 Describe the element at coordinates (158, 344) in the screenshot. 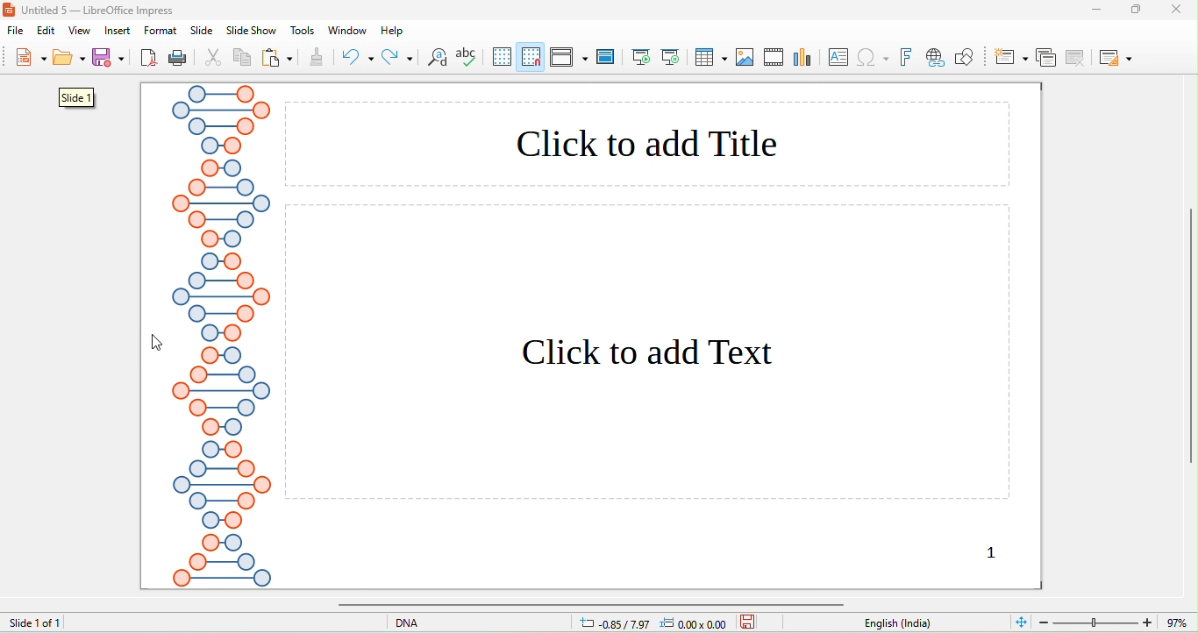

I see `cursor` at that location.